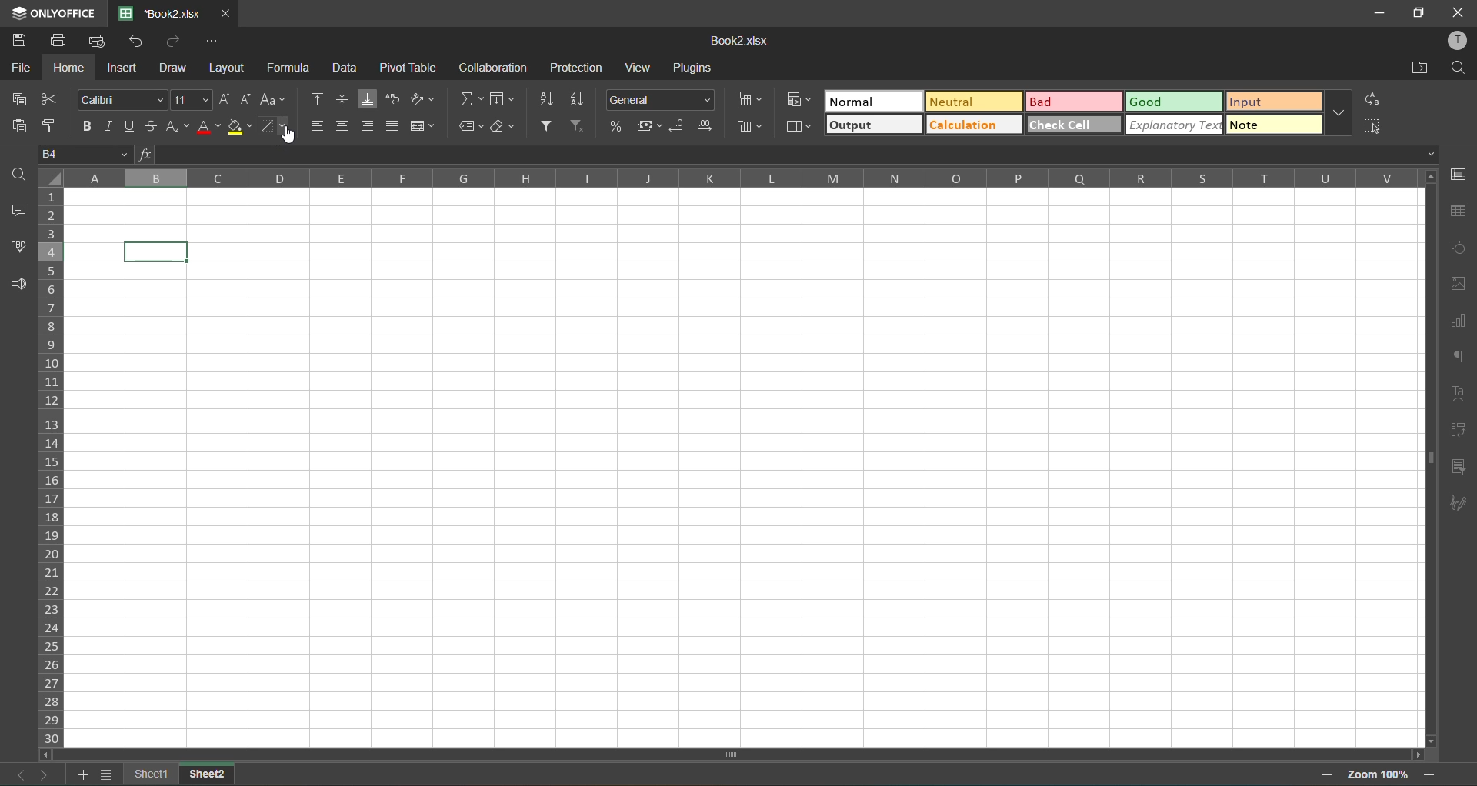  I want to click on cut, so click(55, 100).